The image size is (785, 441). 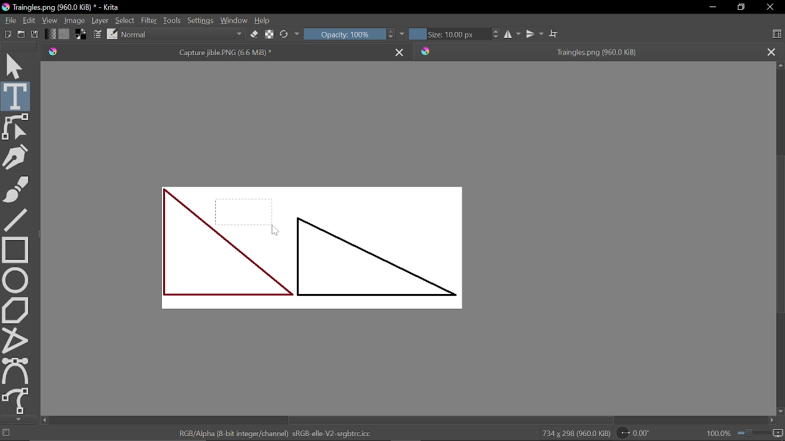 What do you see at coordinates (269, 34) in the screenshot?
I see `Edit brush settings` at bounding box center [269, 34].